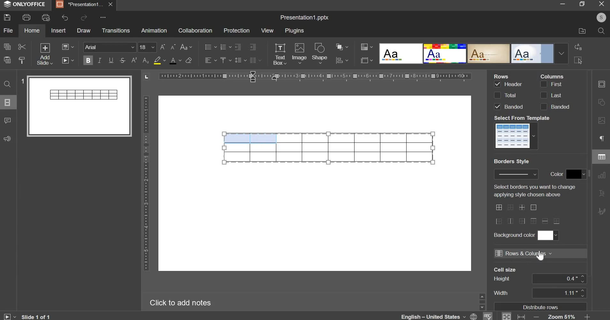  Describe the element at coordinates (27, 17) in the screenshot. I see `print` at that location.